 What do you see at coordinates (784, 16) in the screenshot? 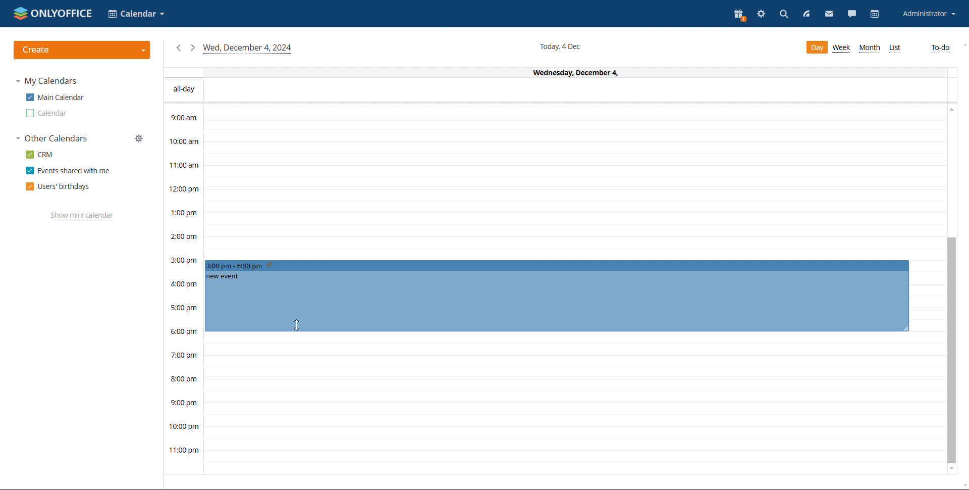
I see `search` at bounding box center [784, 16].